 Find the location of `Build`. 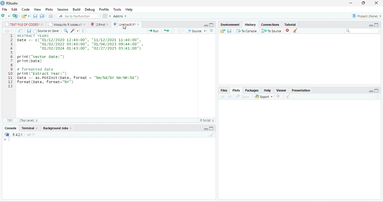

Build is located at coordinates (77, 10).